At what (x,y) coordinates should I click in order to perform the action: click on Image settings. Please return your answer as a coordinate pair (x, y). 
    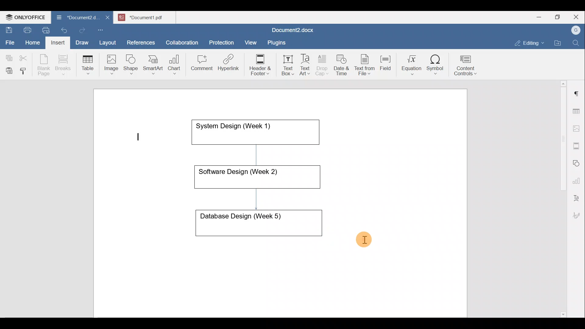
    Looking at the image, I should click on (577, 128).